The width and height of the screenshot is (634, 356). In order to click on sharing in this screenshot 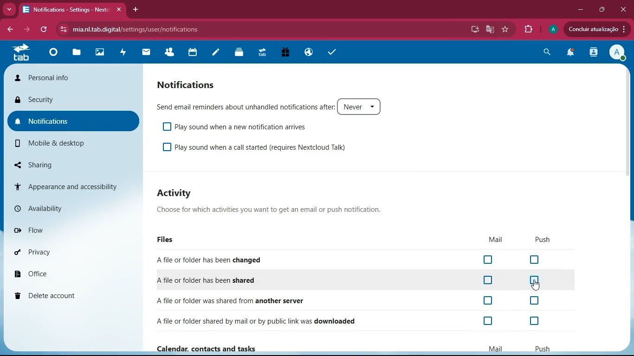, I will do `click(56, 163)`.